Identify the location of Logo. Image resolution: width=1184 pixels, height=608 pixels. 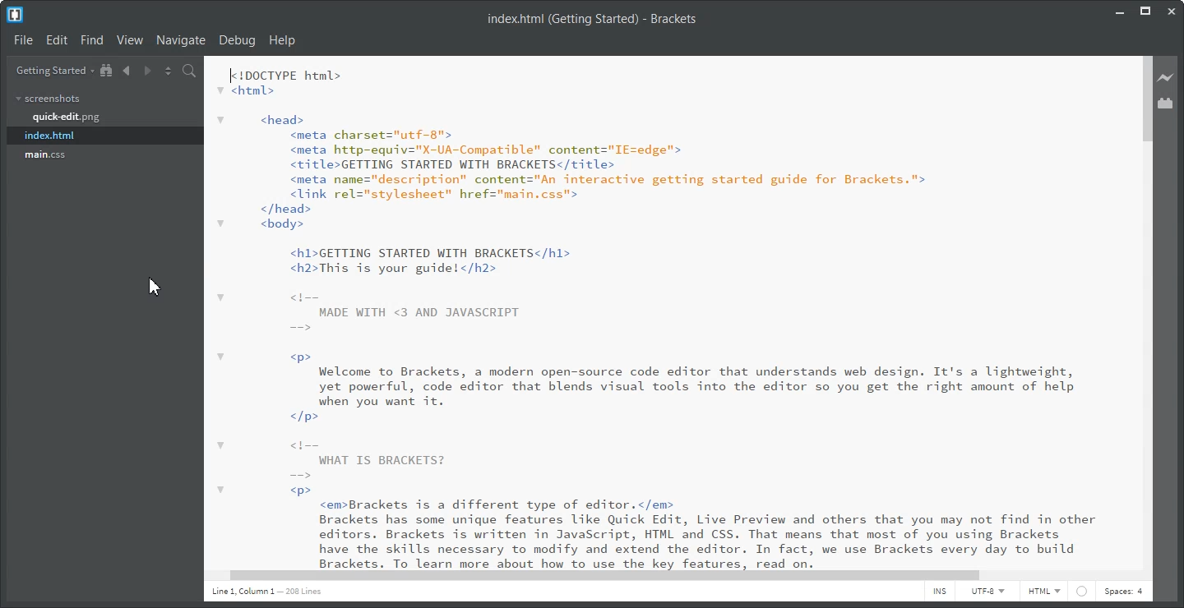
(15, 15).